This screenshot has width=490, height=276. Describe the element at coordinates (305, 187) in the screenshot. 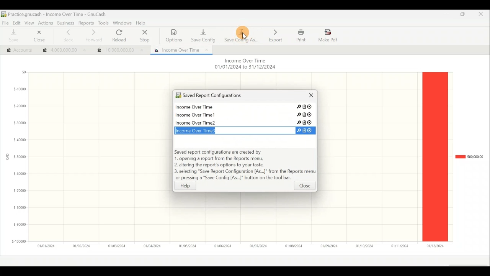

I see `Close` at that location.